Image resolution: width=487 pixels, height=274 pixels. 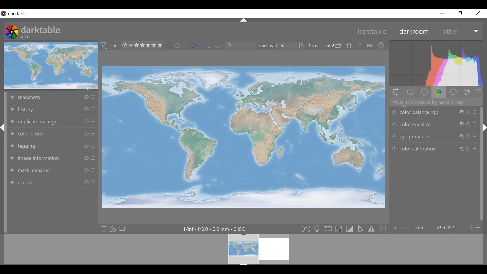 What do you see at coordinates (52, 98) in the screenshot?
I see `snapshot` at bounding box center [52, 98].